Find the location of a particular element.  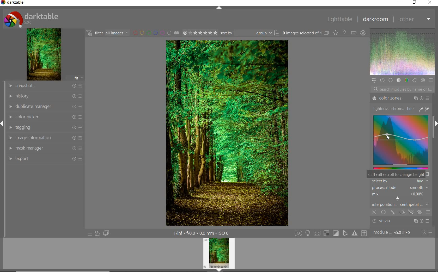

CHANGE TYPE OVERRELAY is located at coordinates (336, 33).